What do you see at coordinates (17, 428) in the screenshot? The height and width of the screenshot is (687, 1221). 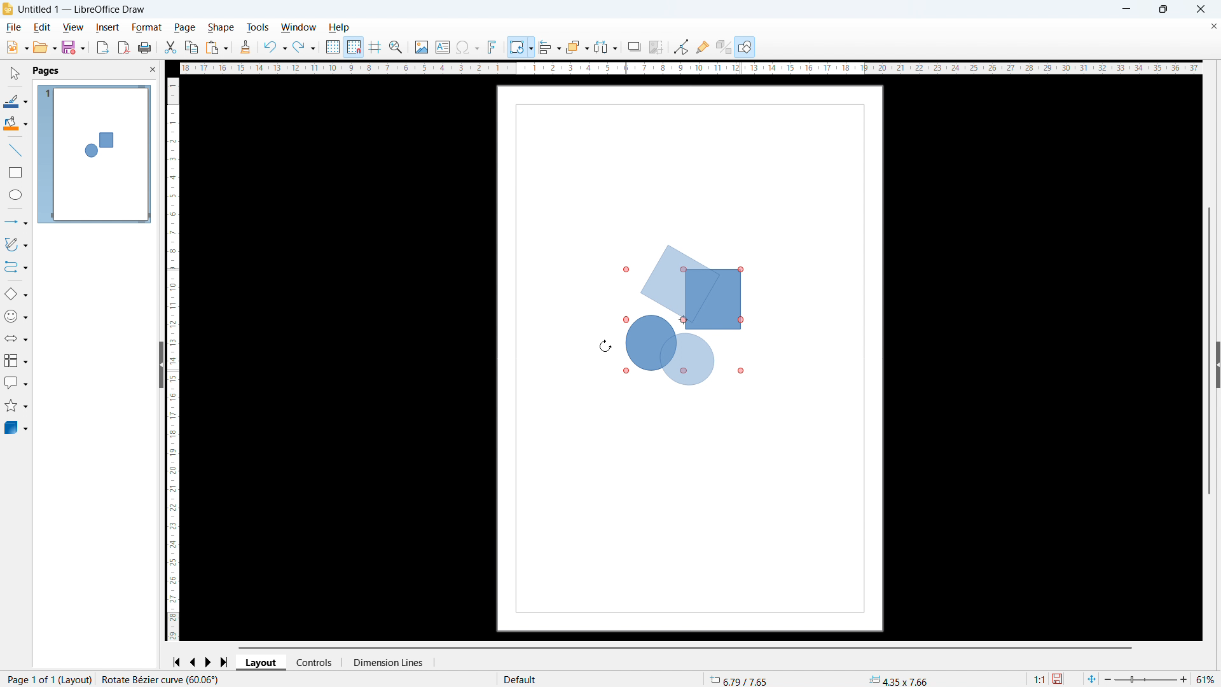 I see `3D objects ` at bounding box center [17, 428].